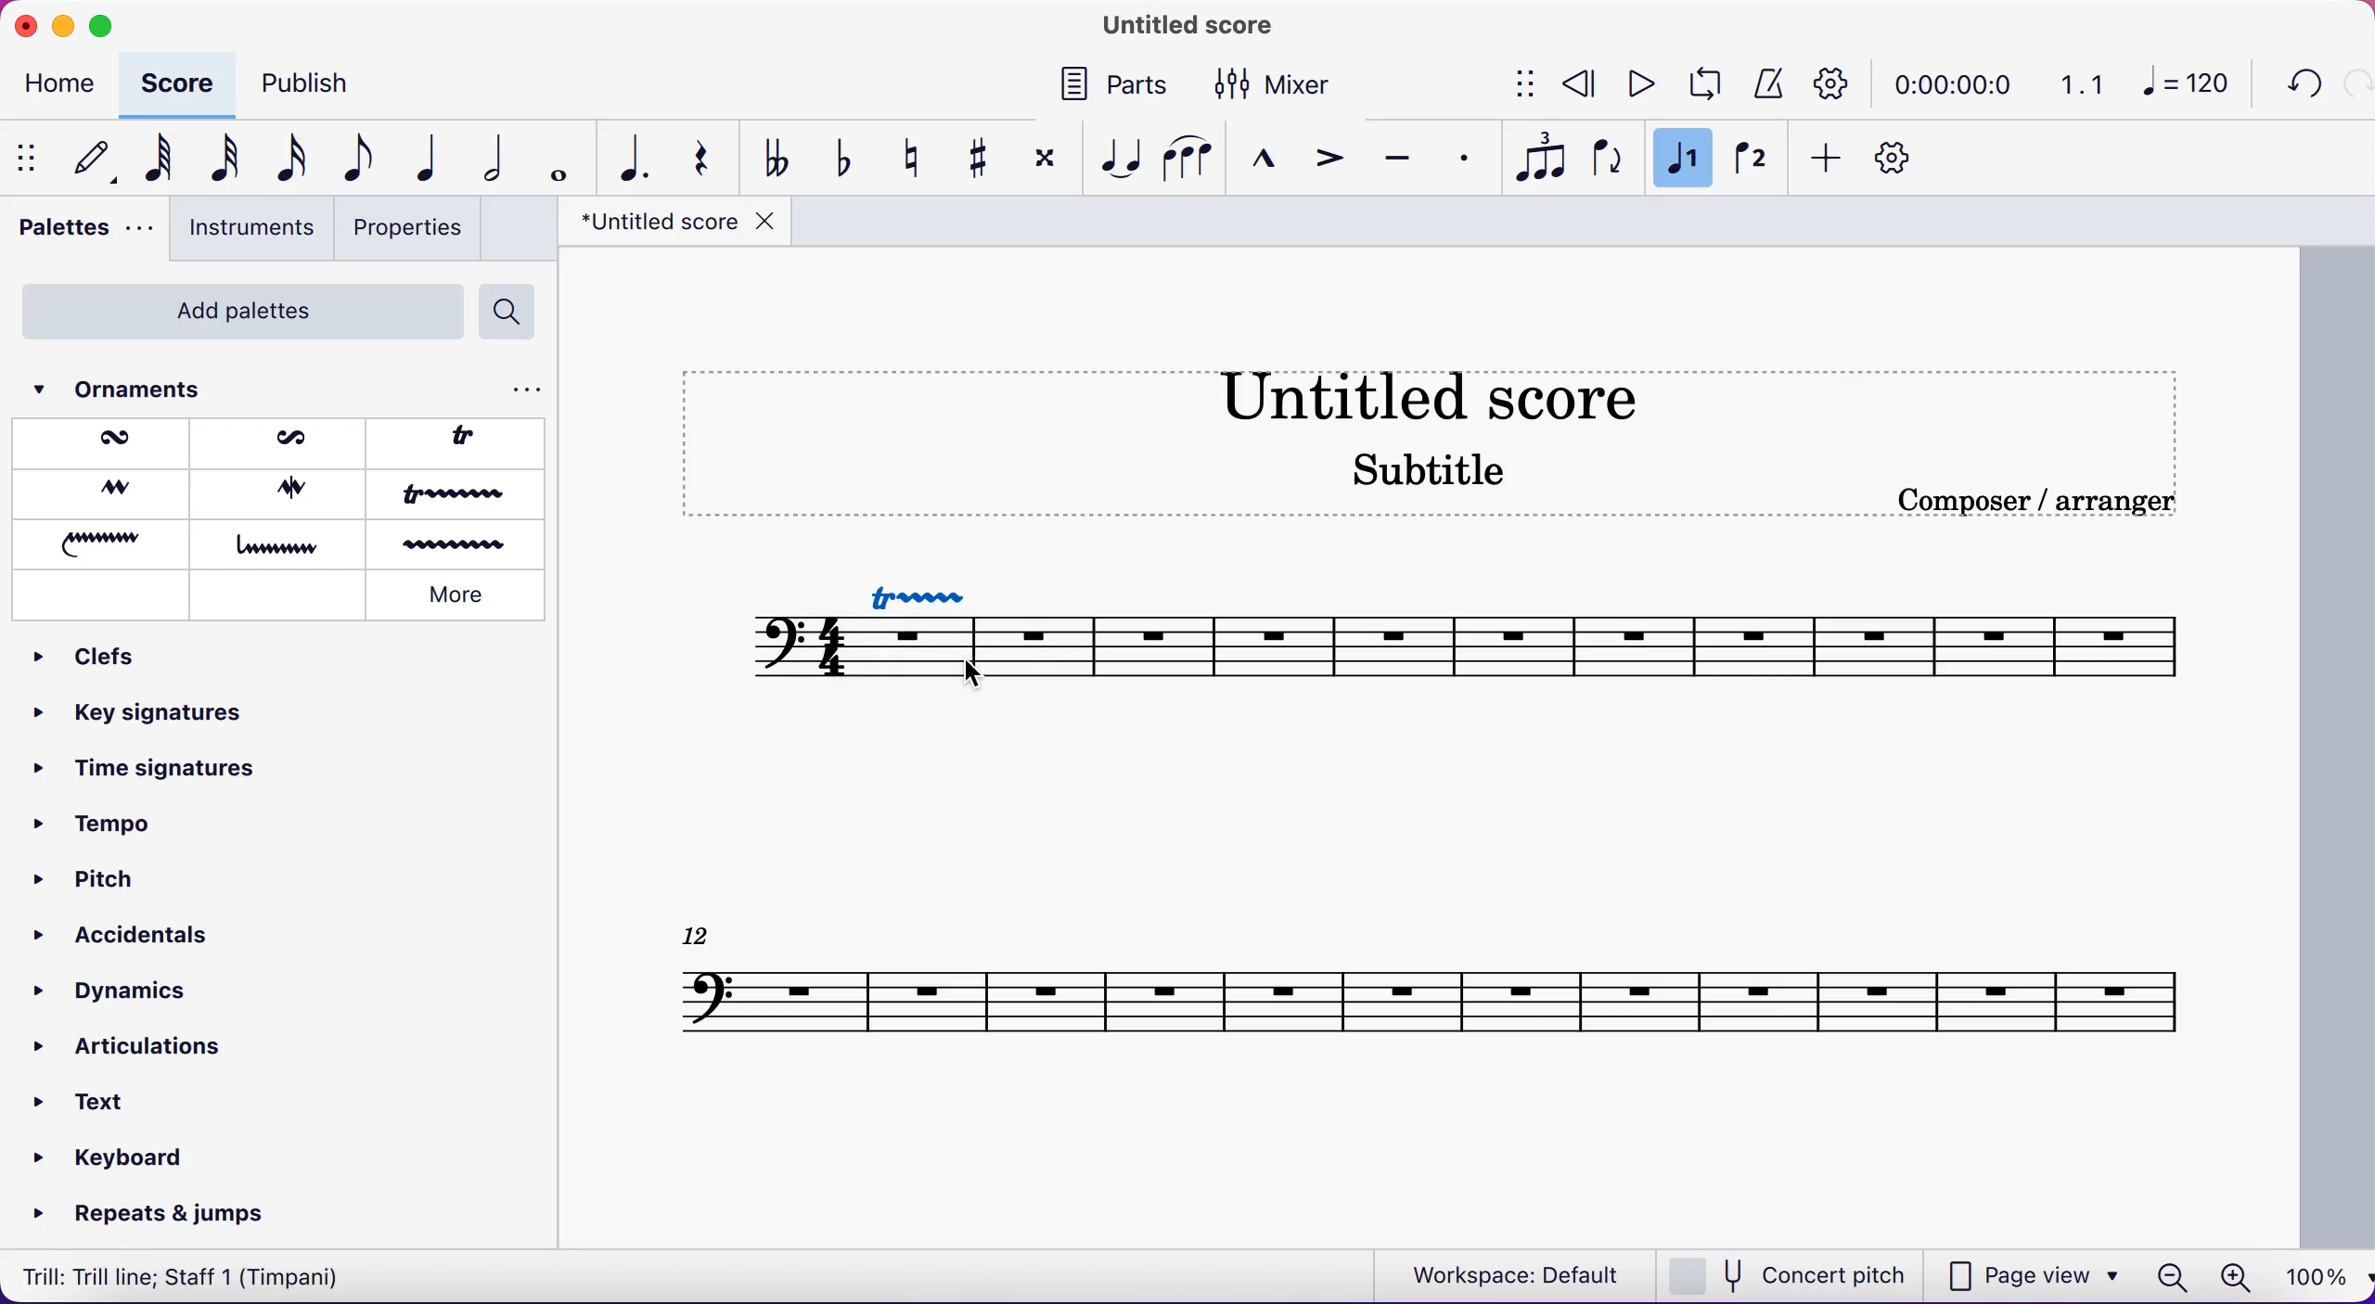  Describe the element at coordinates (1437, 480) in the screenshot. I see `score subtitle` at that location.